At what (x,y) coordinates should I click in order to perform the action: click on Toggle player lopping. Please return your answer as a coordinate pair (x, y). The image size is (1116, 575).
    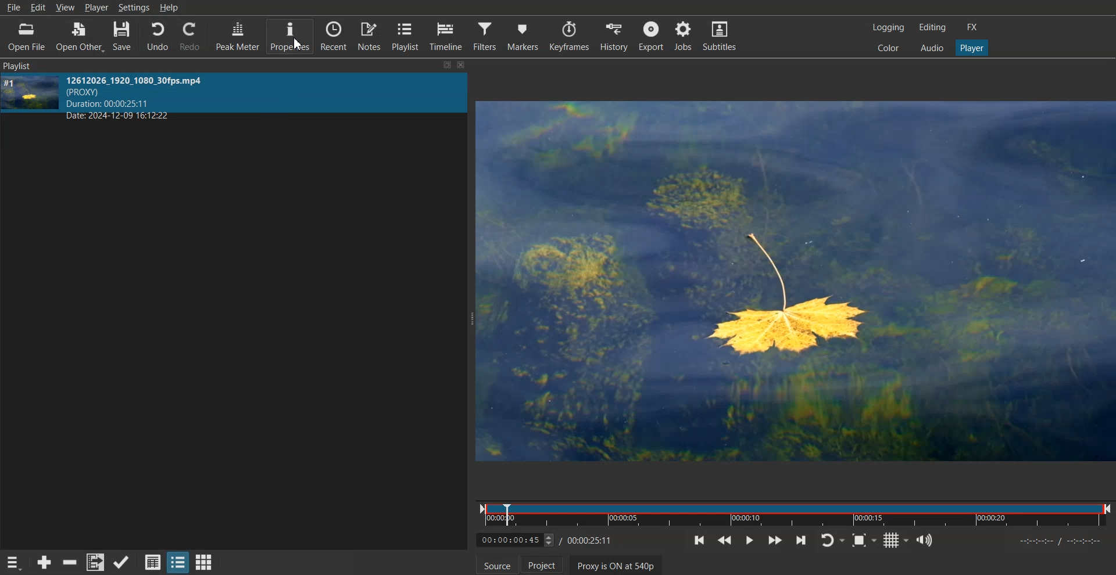
    Looking at the image, I should click on (832, 540).